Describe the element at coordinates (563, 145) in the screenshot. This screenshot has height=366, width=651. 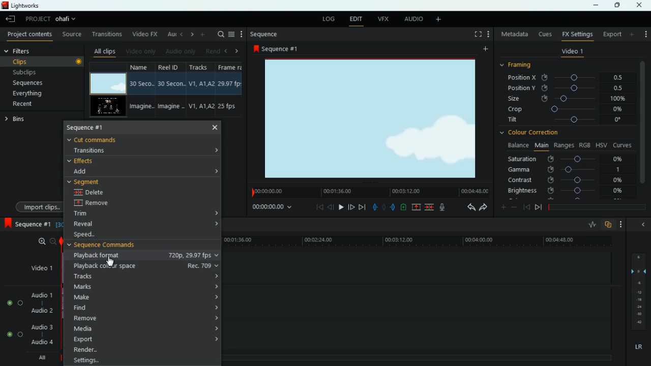
I see `ranges` at that location.